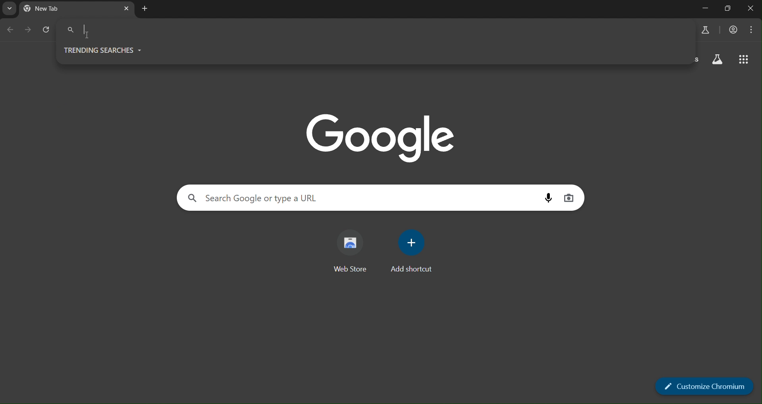  Describe the element at coordinates (551, 198) in the screenshot. I see `voice search` at that location.